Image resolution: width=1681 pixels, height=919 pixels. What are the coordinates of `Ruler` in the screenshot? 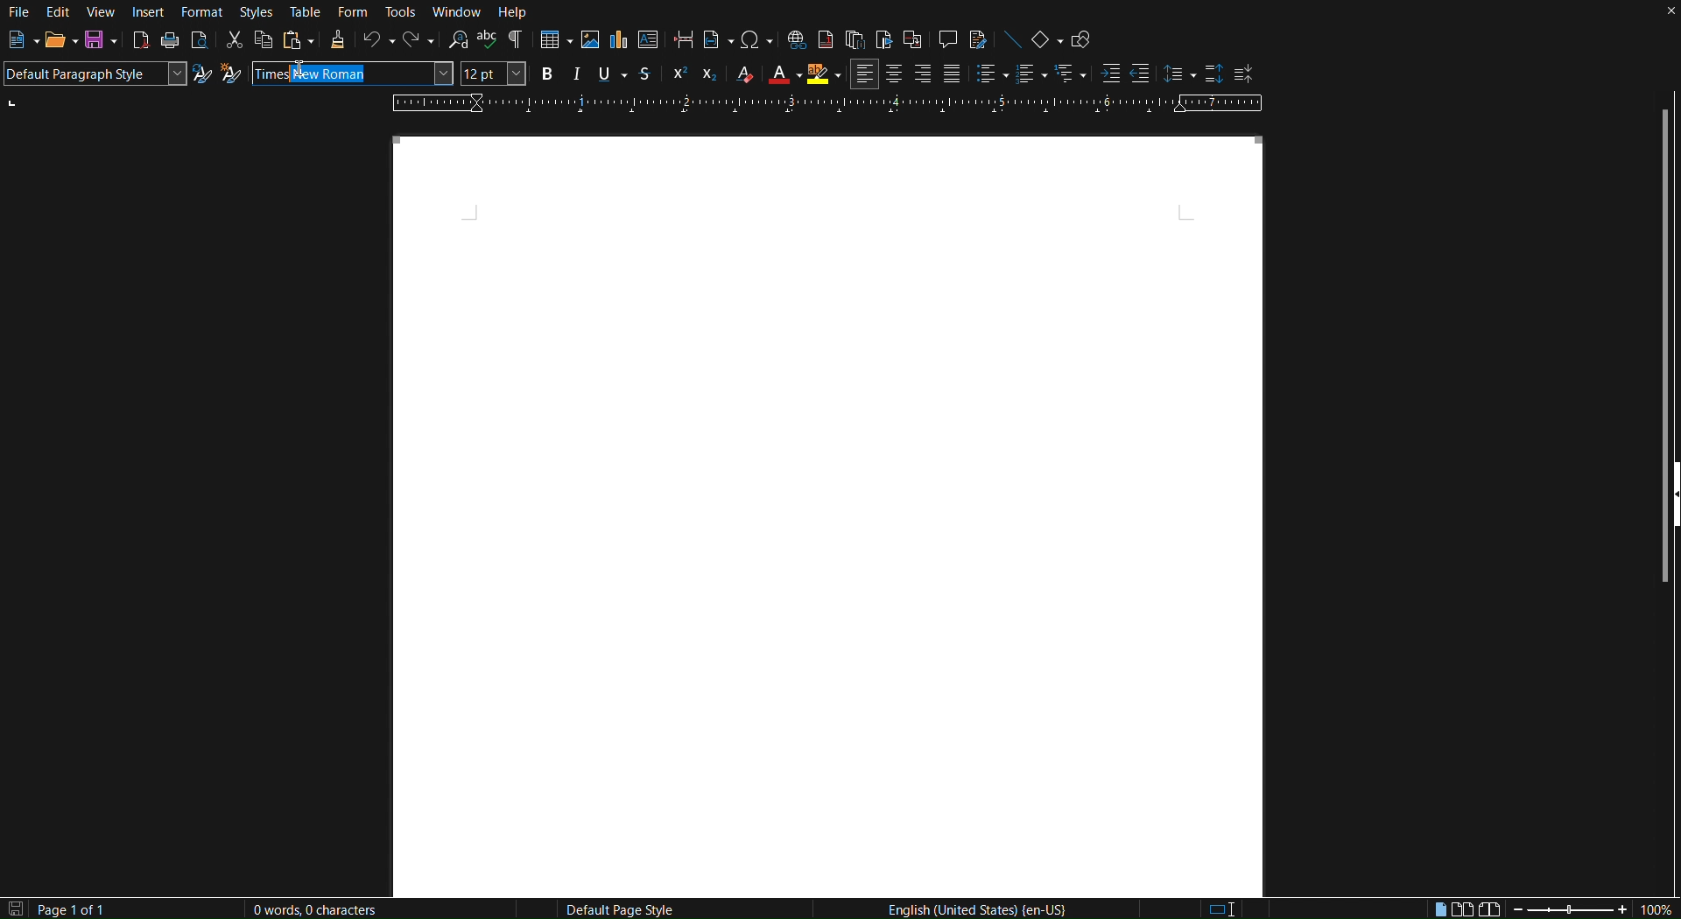 It's located at (827, 102).